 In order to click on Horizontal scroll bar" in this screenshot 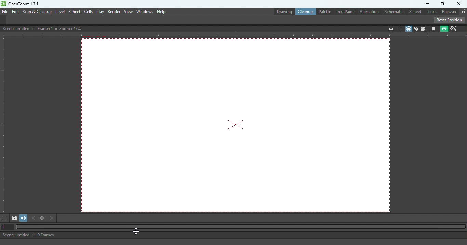, I will do `click(239, 227)`.